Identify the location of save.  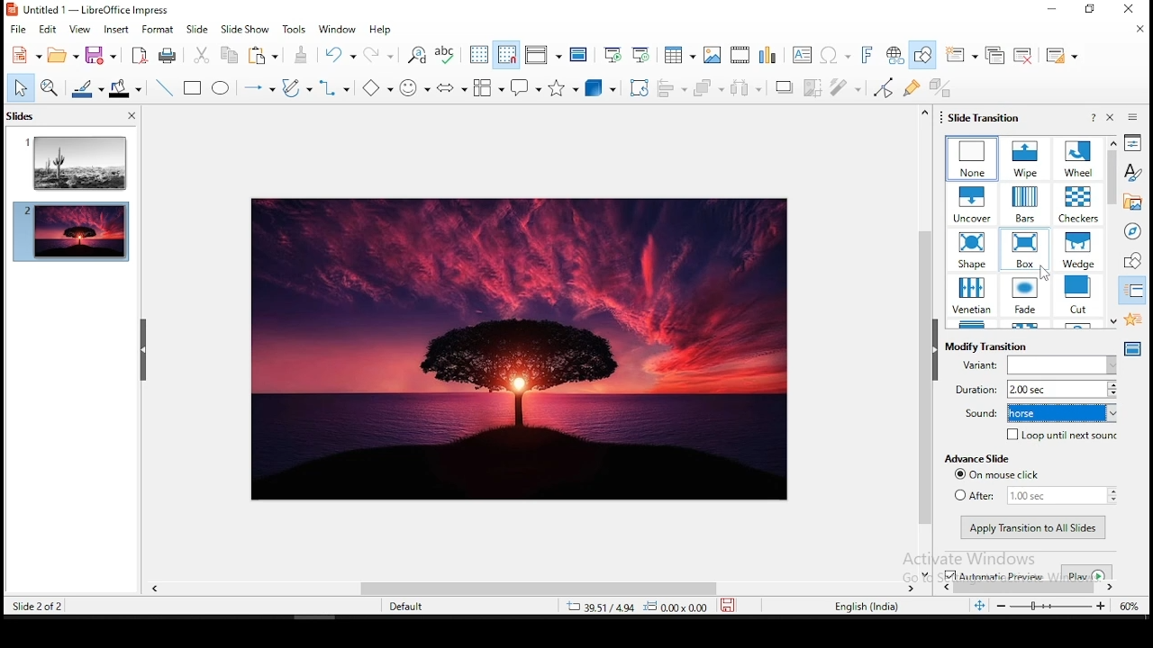
(100, 56).